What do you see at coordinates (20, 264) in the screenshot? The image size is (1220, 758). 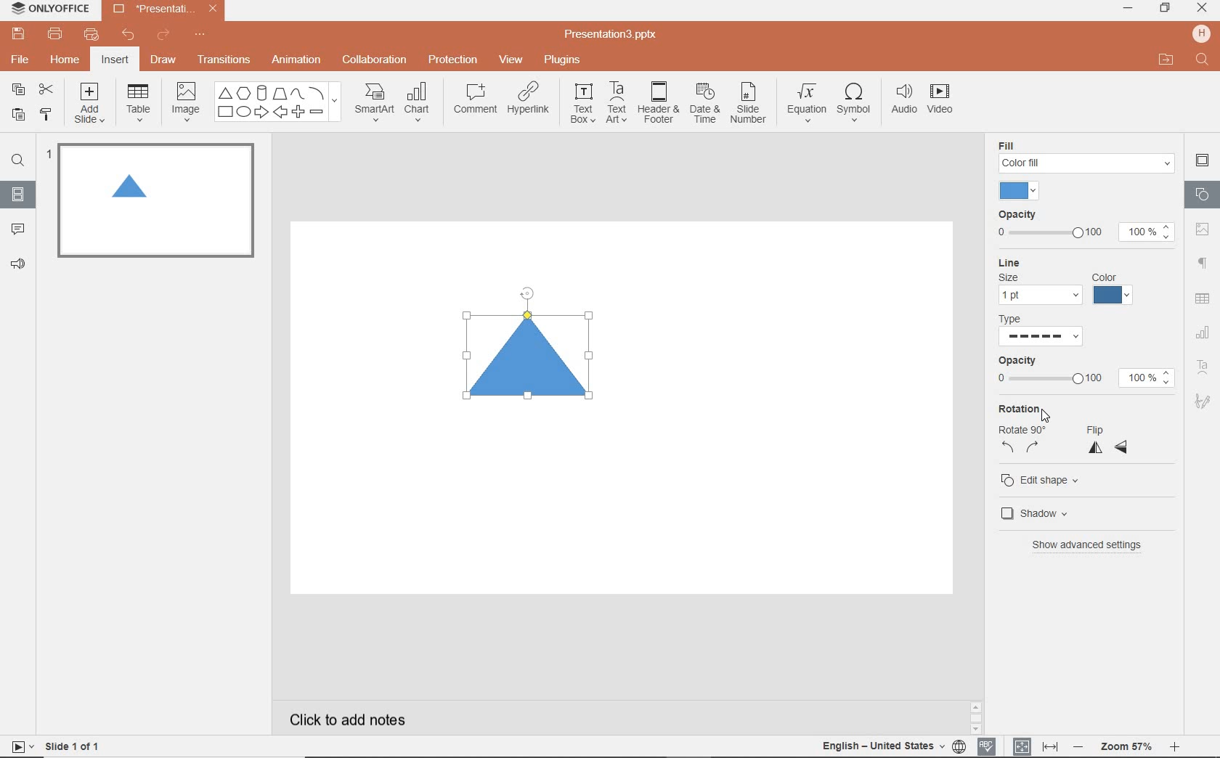 I see `FEEDBACK & SUPPORT` at bounding box center [20, 264].